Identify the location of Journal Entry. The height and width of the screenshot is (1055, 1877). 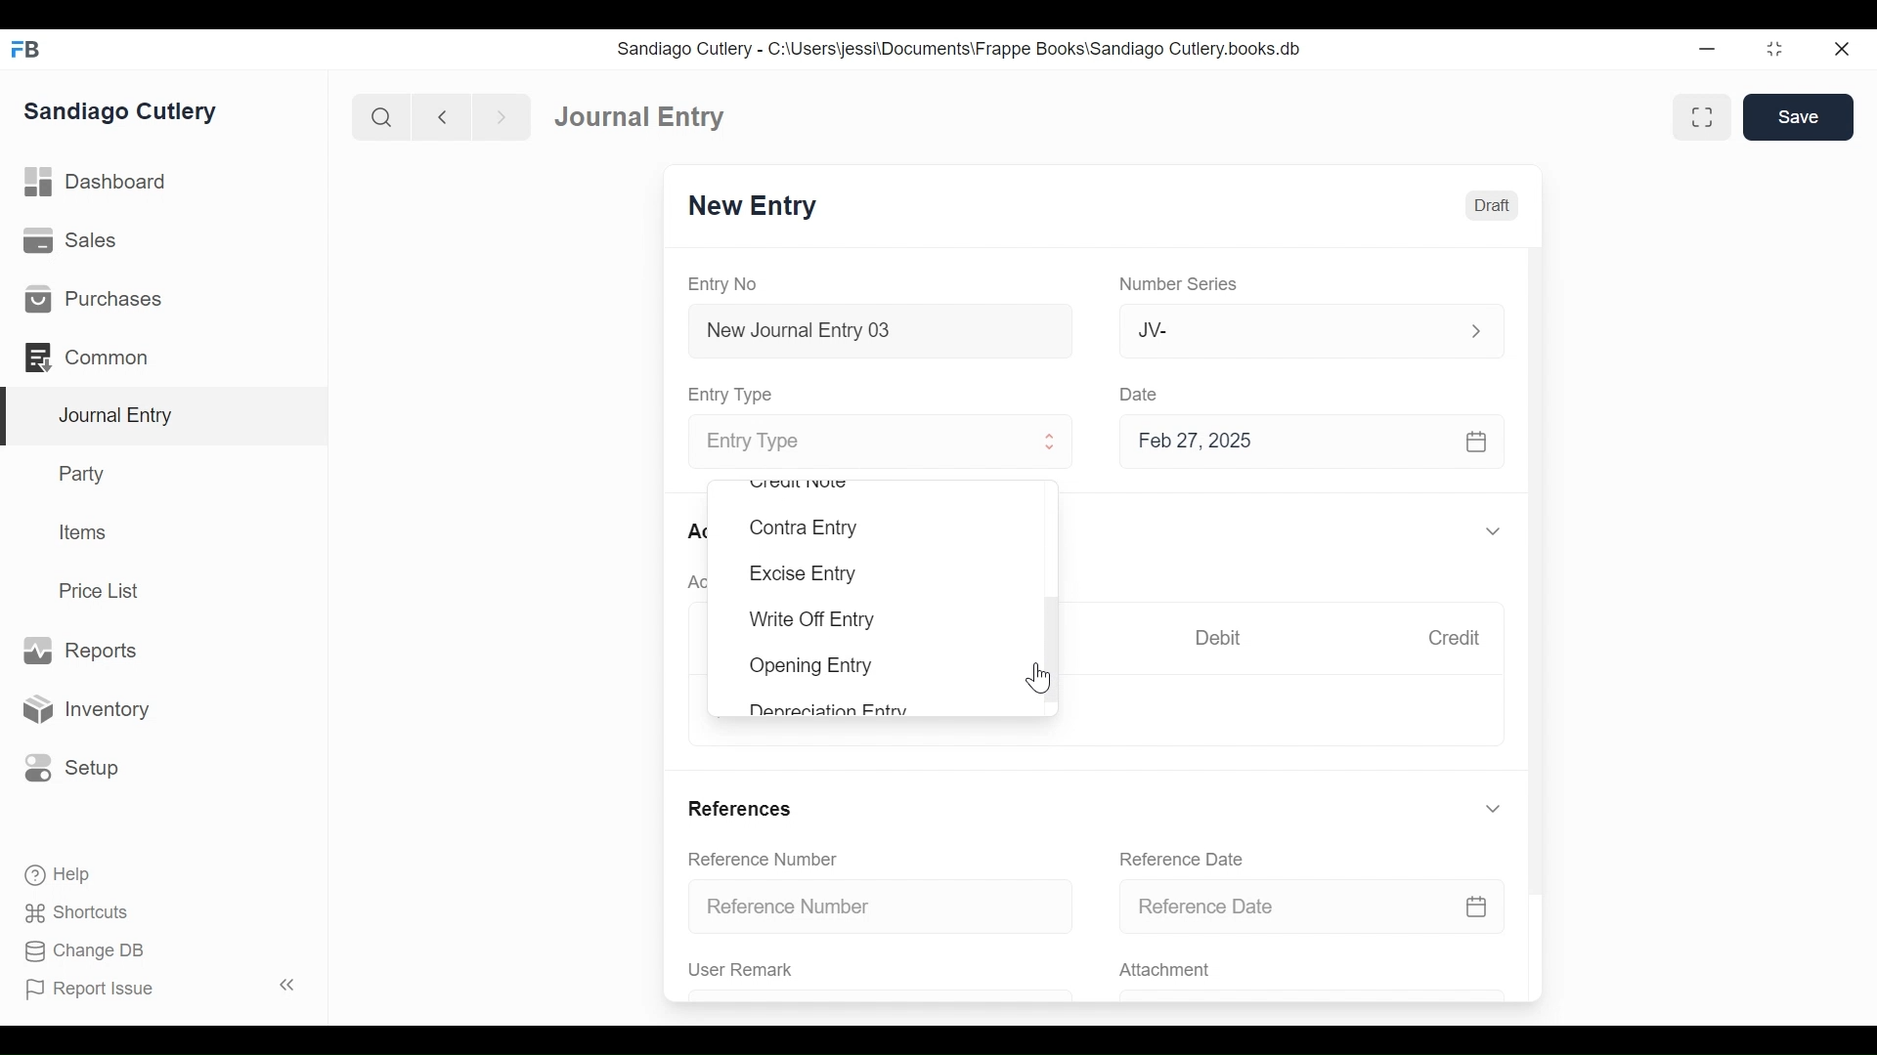
(642, 117).